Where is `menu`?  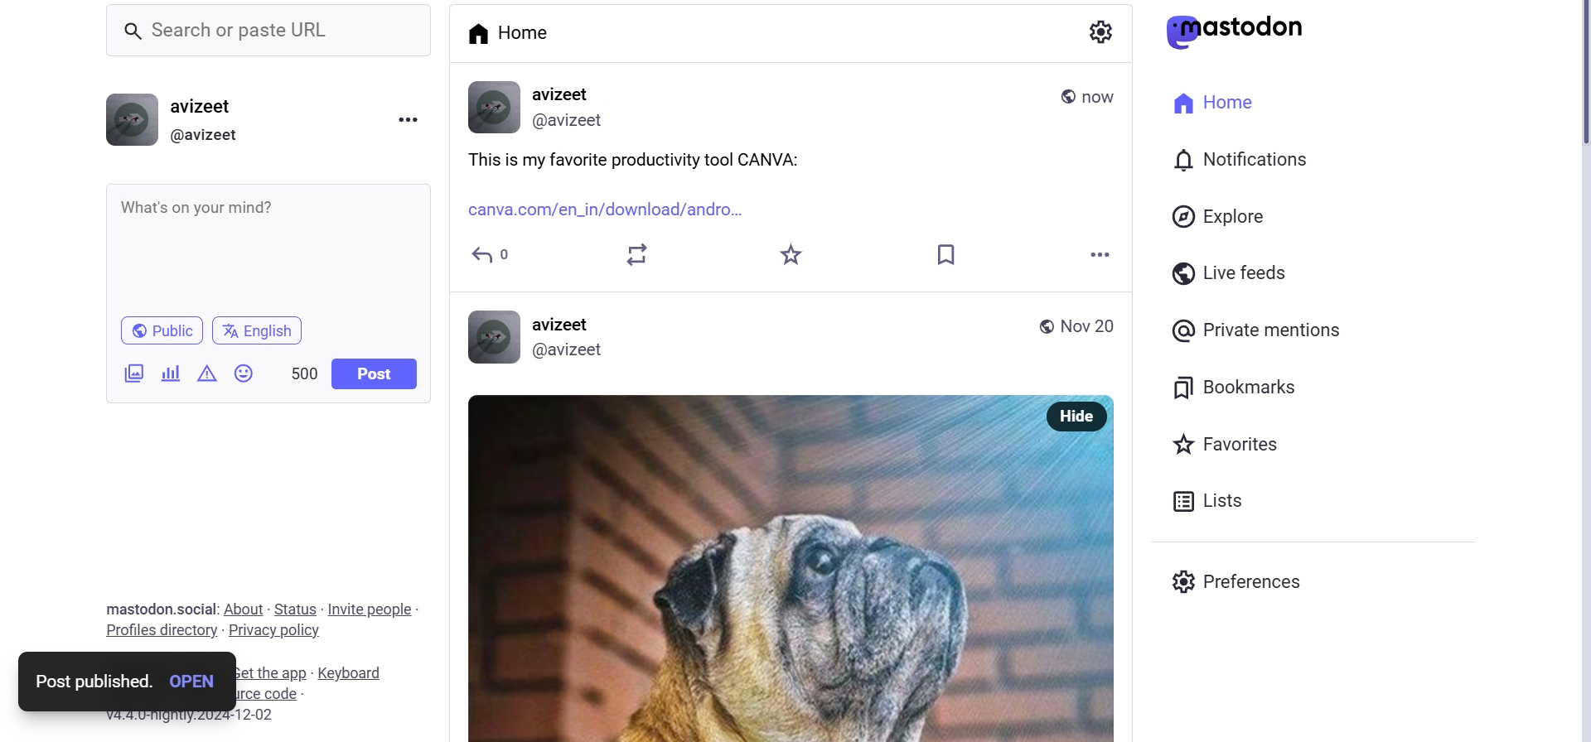 menu is located at coordinates (409, 122).